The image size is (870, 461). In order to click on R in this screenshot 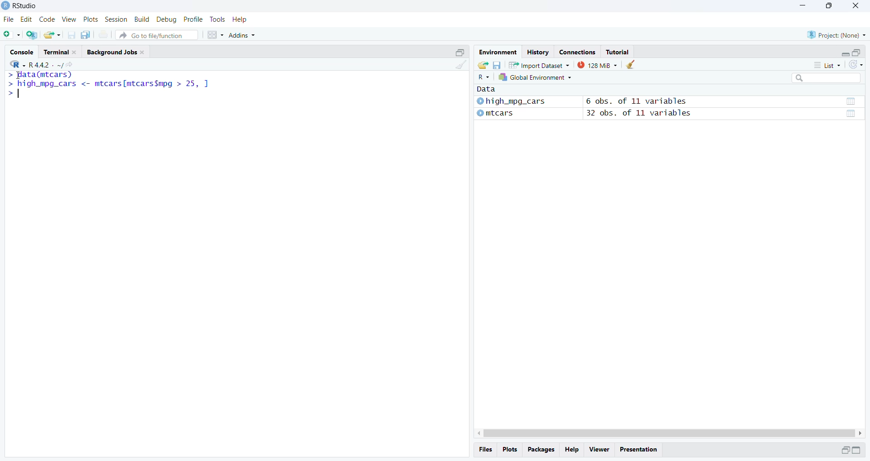, I will do `click(482, 78)`.